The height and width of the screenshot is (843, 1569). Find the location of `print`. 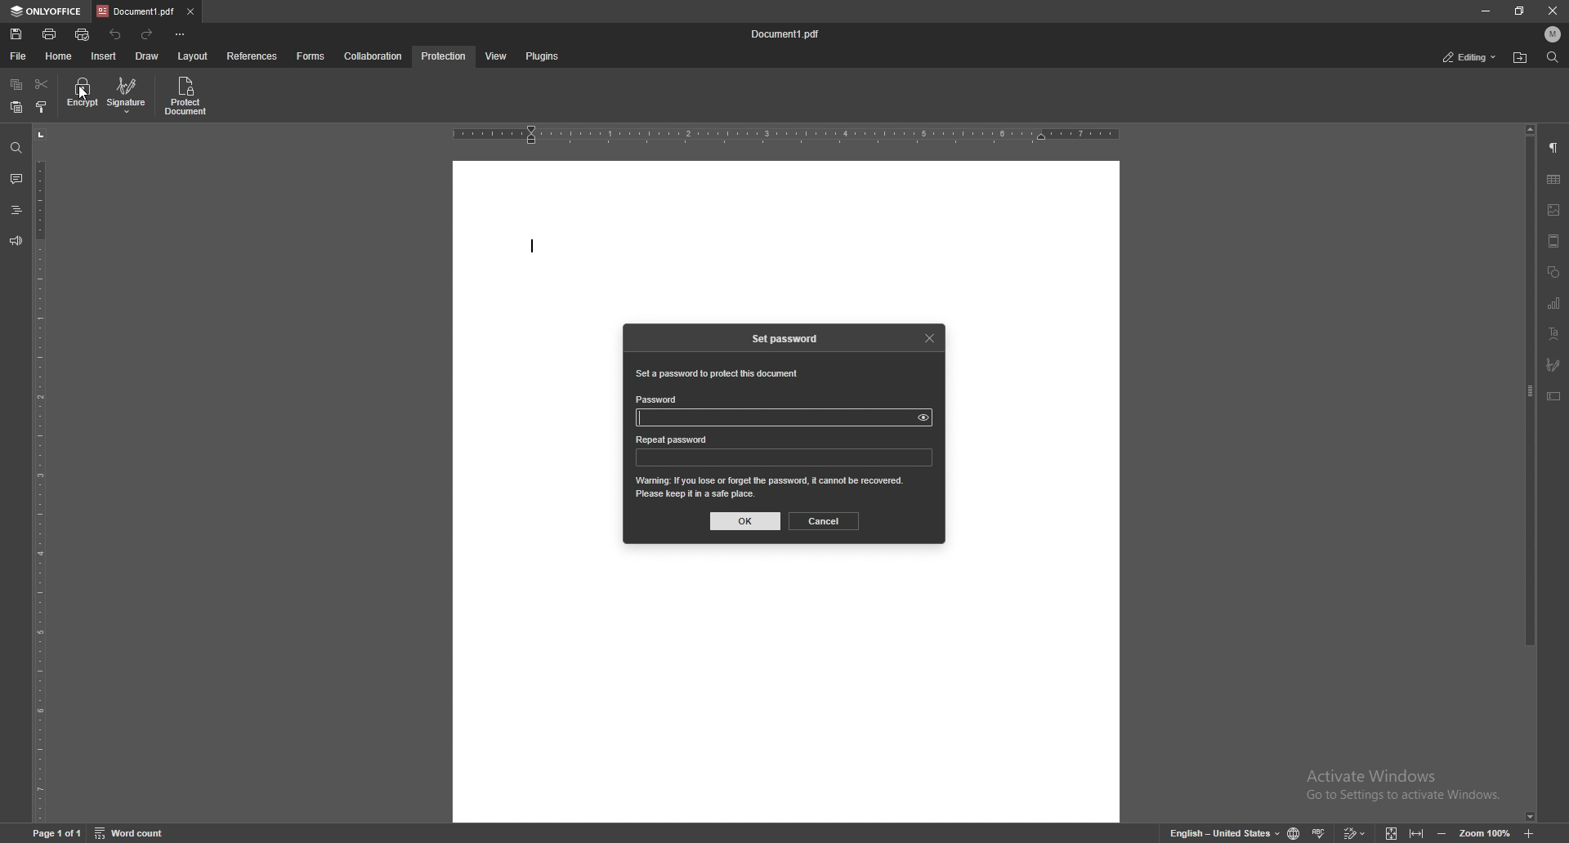

print is located at coordinates (50, 34).